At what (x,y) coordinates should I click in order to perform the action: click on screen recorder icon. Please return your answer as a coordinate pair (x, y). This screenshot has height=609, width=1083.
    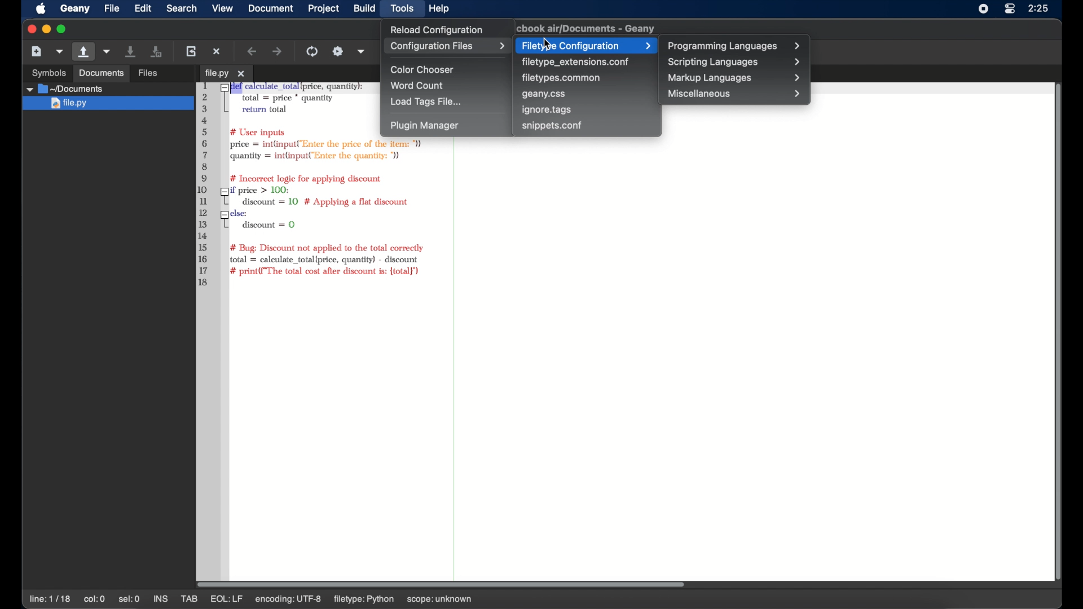
    Looking at the image, I should click on (984, 8).